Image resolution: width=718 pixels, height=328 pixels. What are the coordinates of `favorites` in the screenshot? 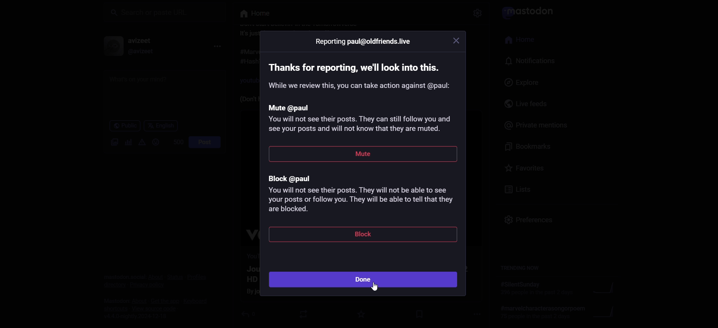 It's located at (524, 167).